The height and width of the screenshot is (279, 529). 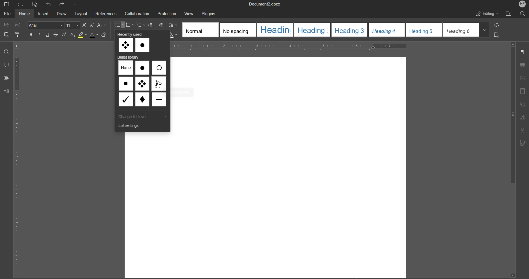 I want to click on Find, so click(x=7, y=51).